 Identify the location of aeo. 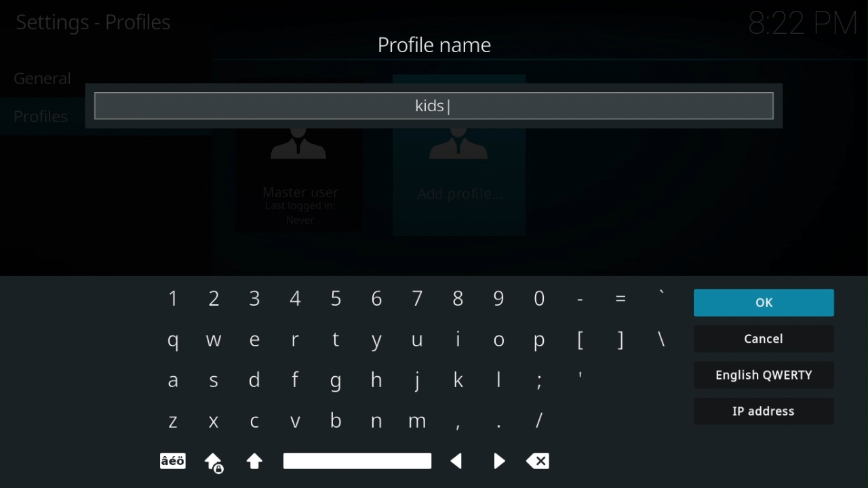
(170, 462).